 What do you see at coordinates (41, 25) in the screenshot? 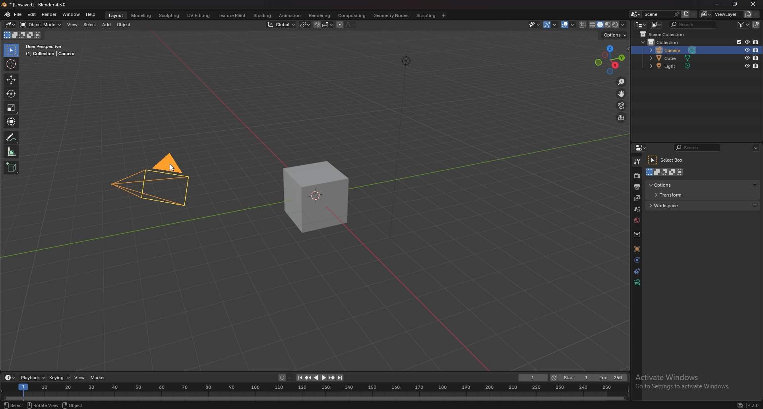
I see `object mode` at bounding box center [41, 25].